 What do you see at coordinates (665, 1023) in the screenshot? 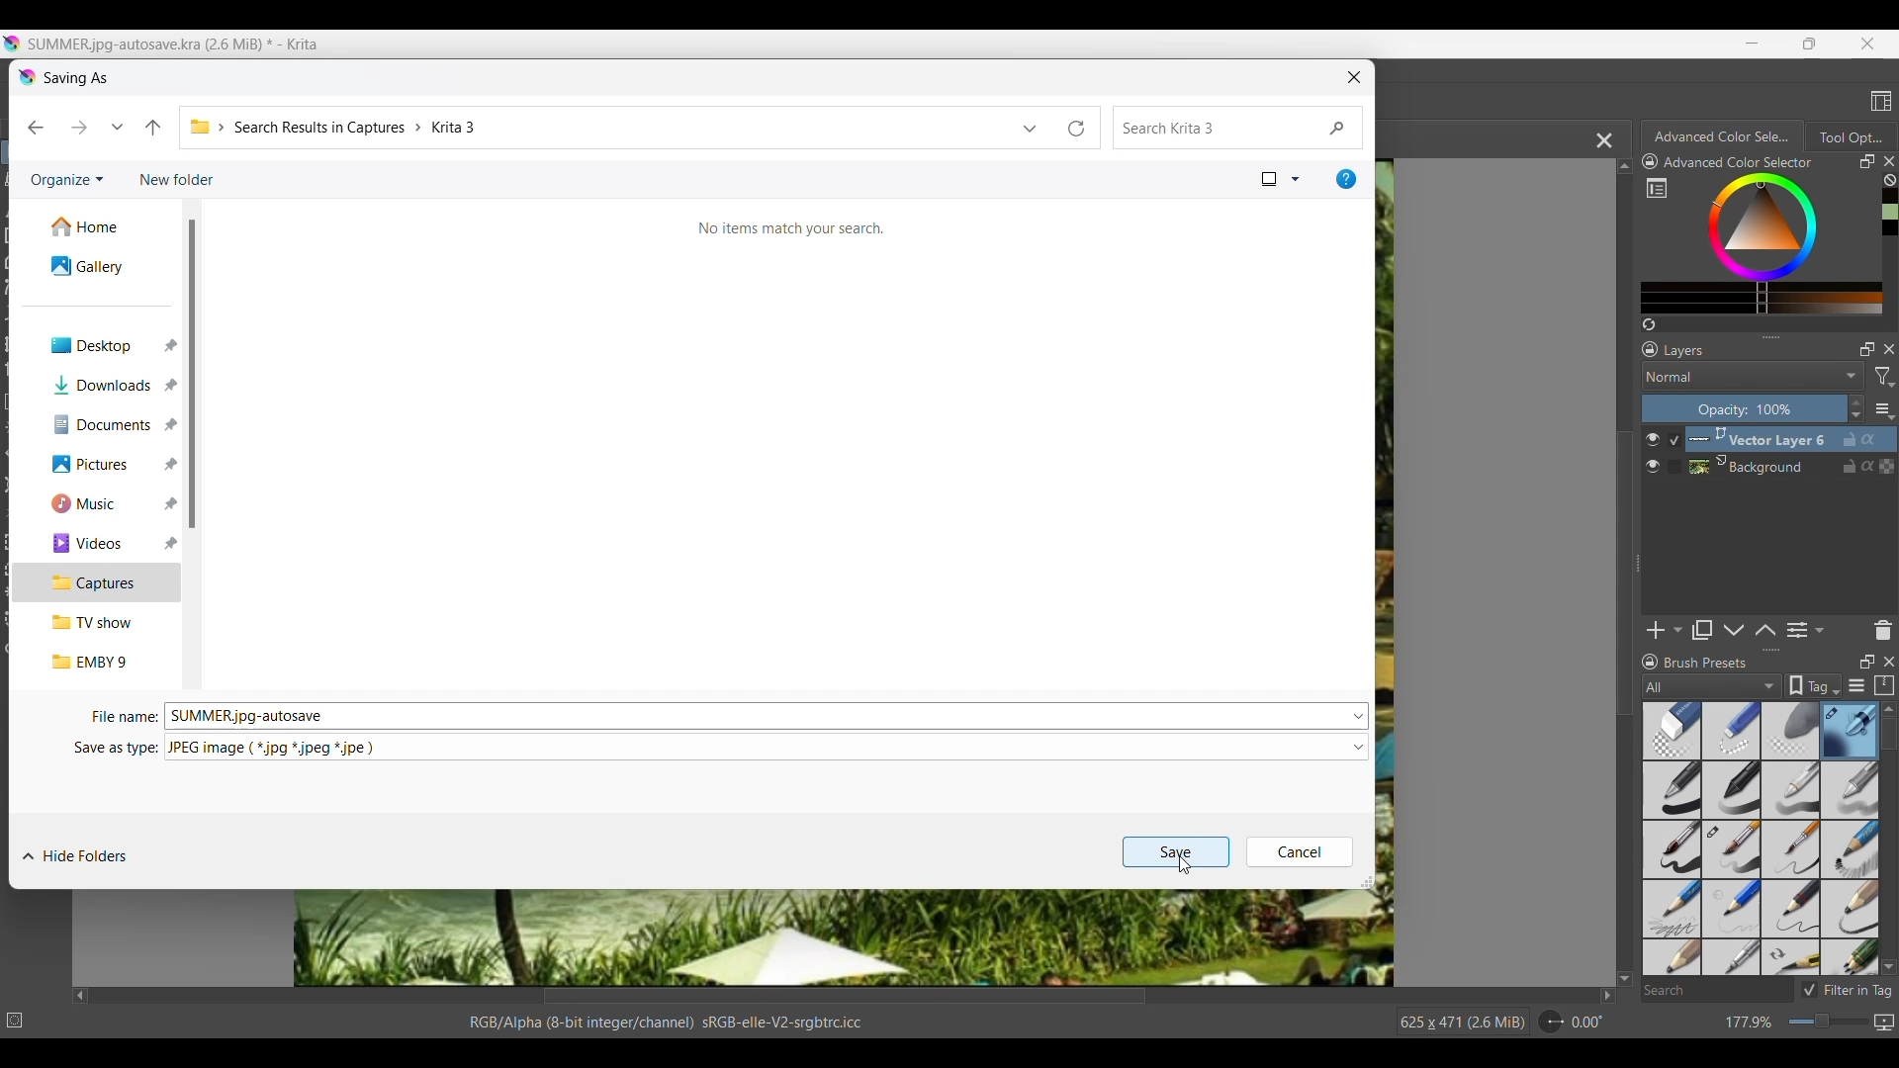
I see `File details` at bounding box center [665, 1023].